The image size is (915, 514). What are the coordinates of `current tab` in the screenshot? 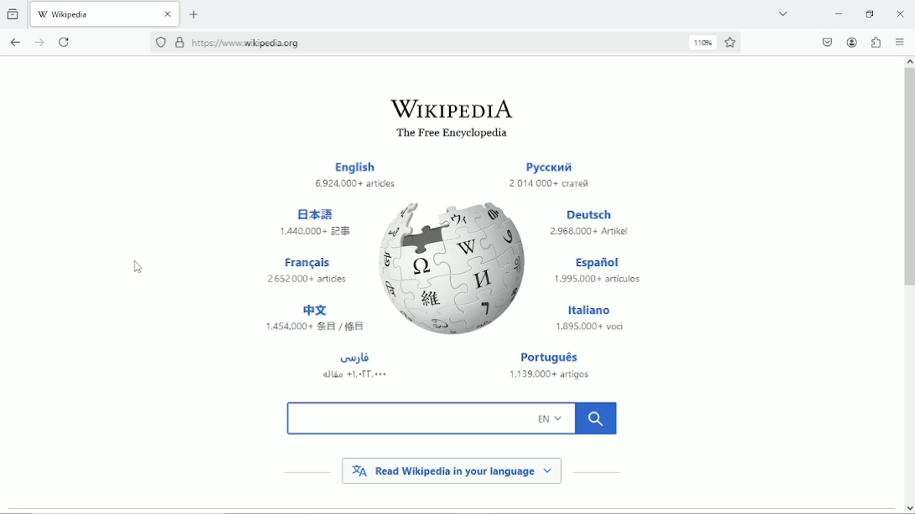 It's located at (105, 13).